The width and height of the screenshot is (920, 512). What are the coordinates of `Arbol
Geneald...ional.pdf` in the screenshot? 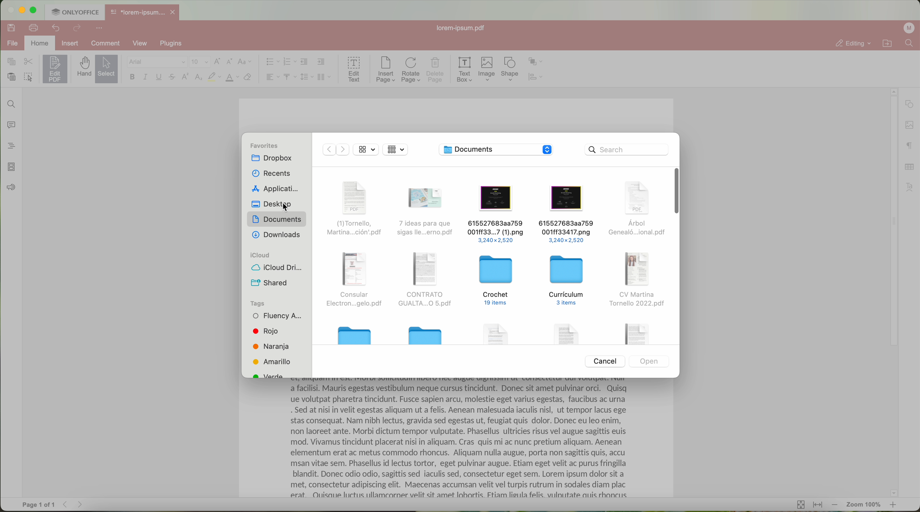 It's located at (635, 209).